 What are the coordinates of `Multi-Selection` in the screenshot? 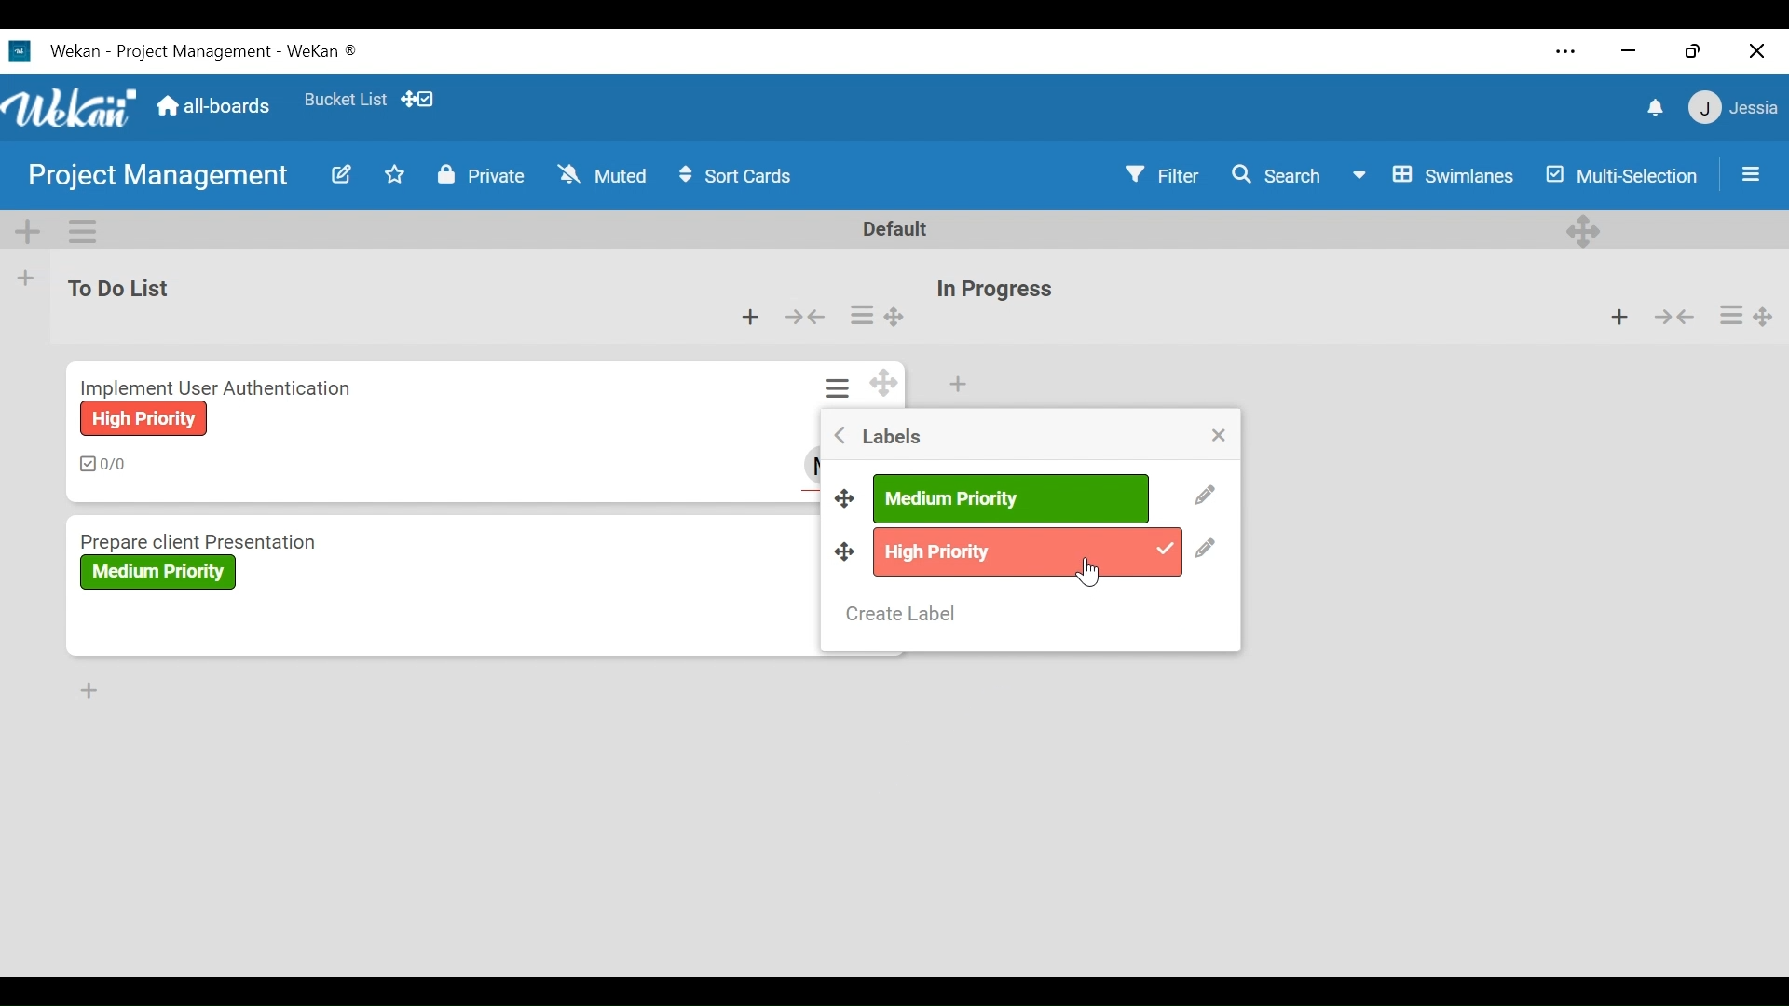 It's located at (1618, 174).